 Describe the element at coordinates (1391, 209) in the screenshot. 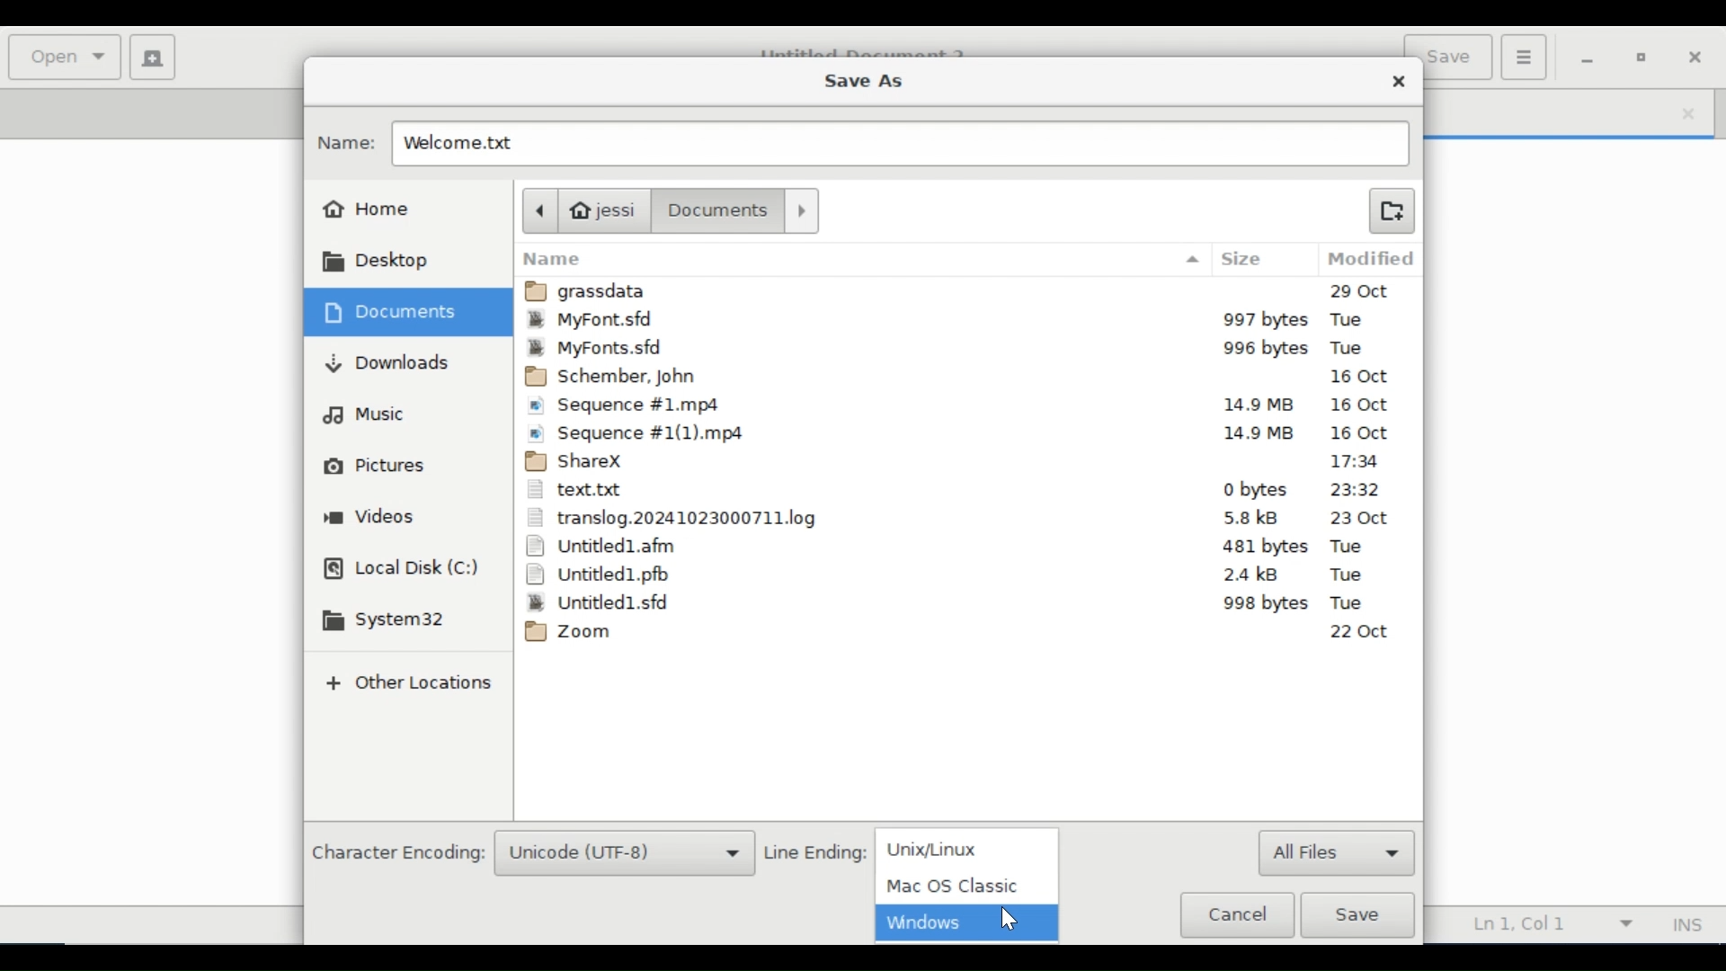

I see `Create Folder` at that location.